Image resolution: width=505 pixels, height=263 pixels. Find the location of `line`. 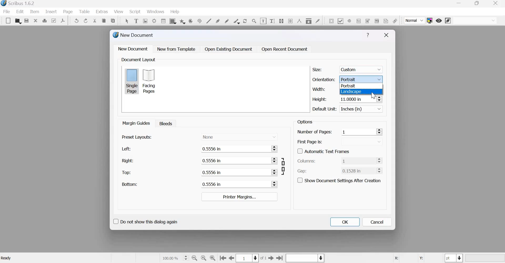

line is located at coordinates (209, 20).